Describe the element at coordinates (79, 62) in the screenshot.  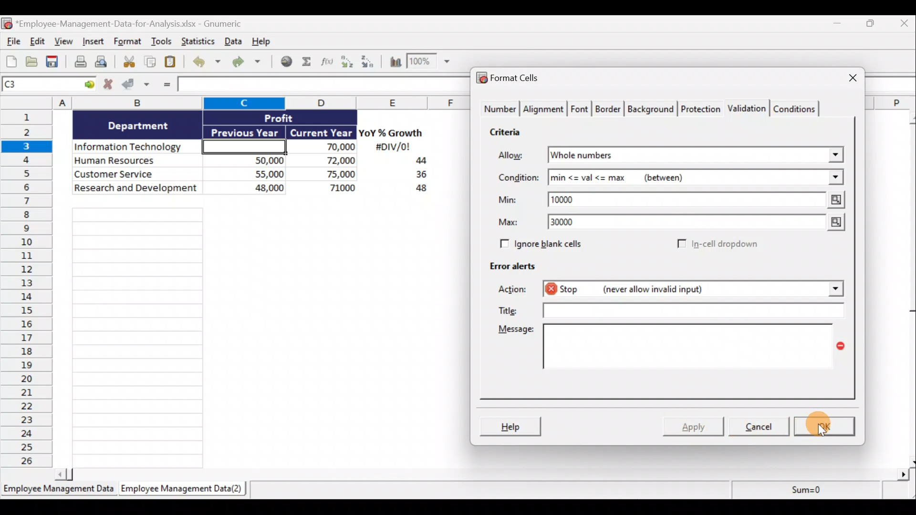
I see `Print current file` at that location.